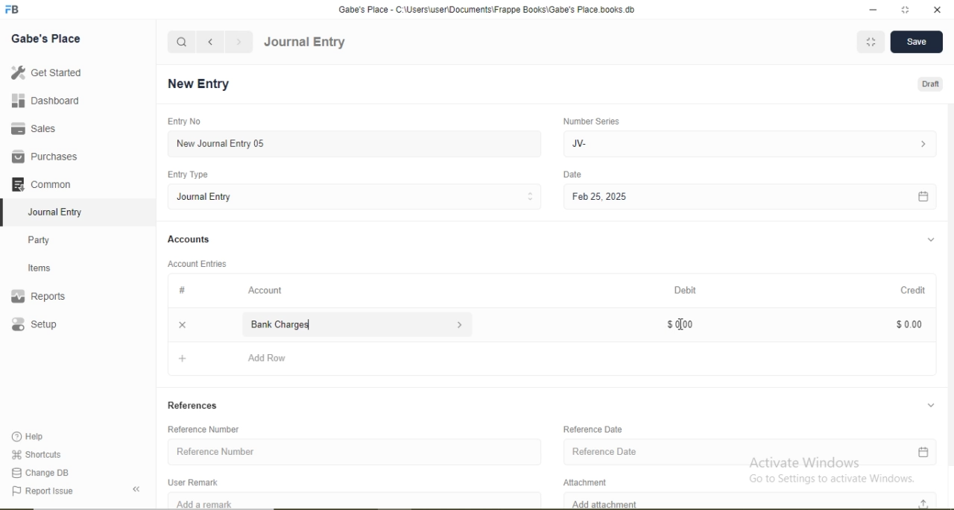  What do you see at coordinates (355, 500) in the screenshot?
I see `Add a remark` at bounding box center [355, 500].